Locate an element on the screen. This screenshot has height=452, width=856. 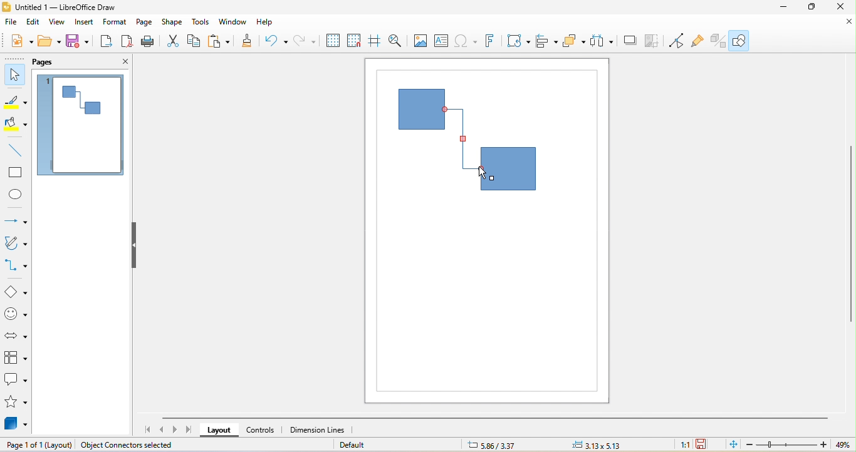
scroll to previous page is located at coordinates (162, 431).